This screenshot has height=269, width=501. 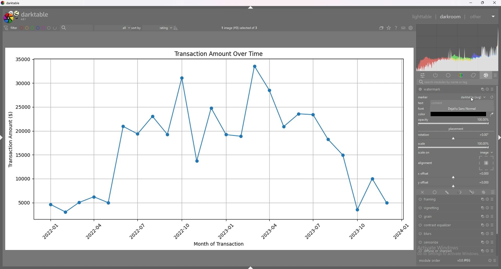 I want to click on minimize, so click(x=470, y=3).